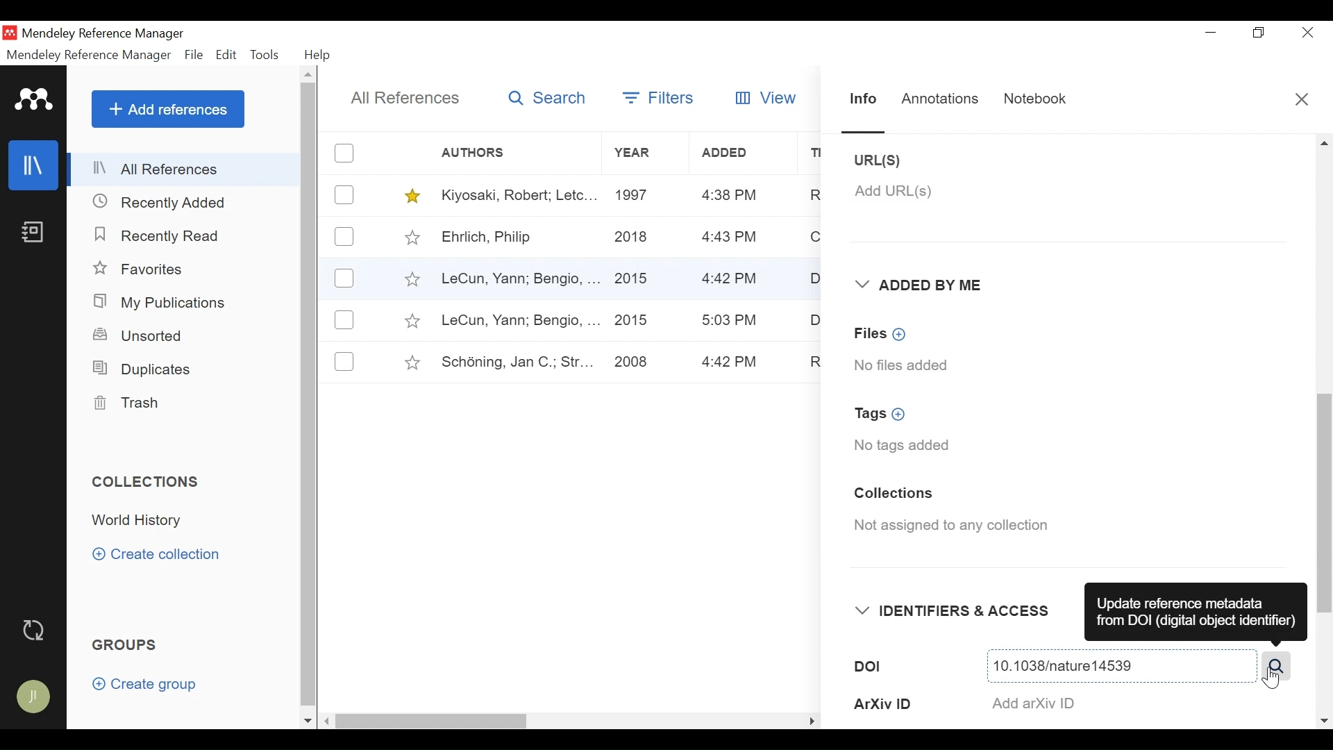 Image resolution: width=1333 pixels, height=750 pixels. Describe the element at coordinates (731, 280) in the screenshot. I see `4:43 PM` at that location.